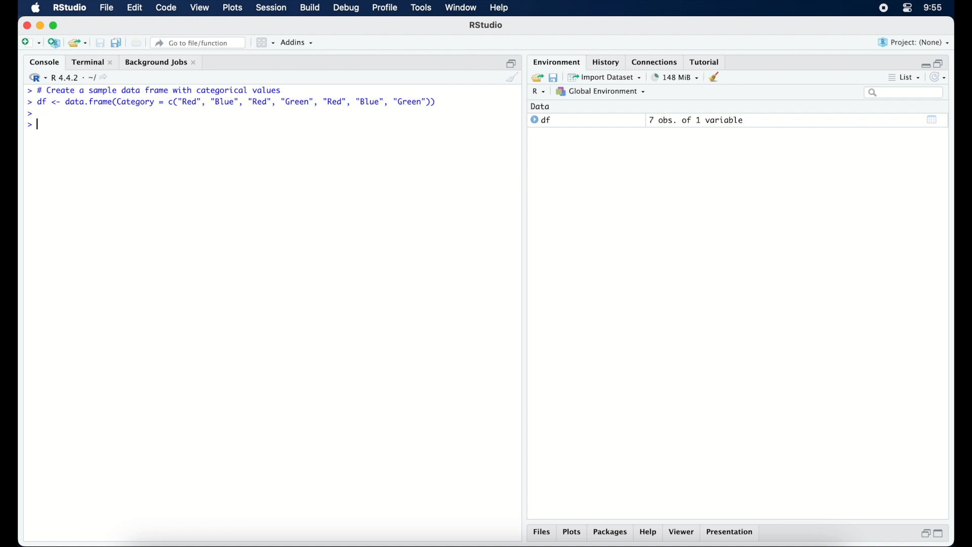  Describe the element at coordinates (543, 106) in the screenshot. I see `data` at that location.